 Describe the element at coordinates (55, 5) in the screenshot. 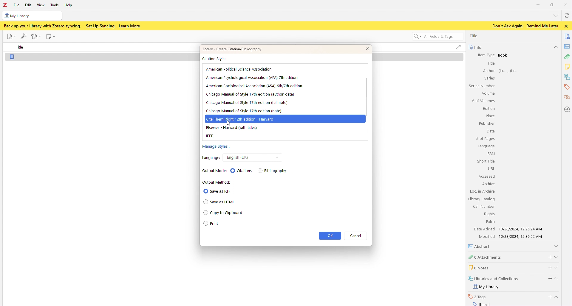

I see `Tools` at that location.